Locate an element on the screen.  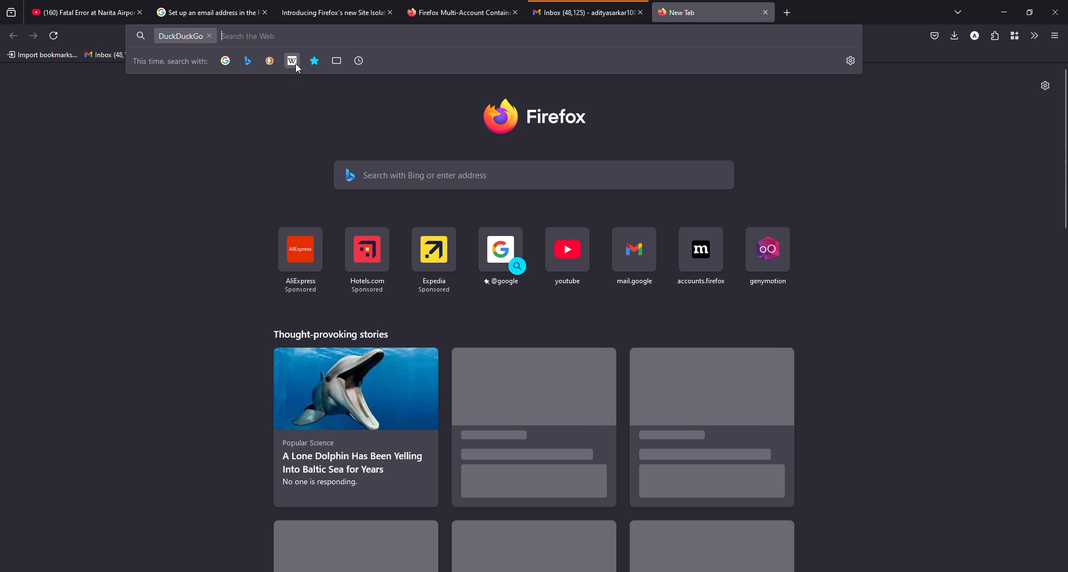
shortcut is located at coordinates (568, 263).